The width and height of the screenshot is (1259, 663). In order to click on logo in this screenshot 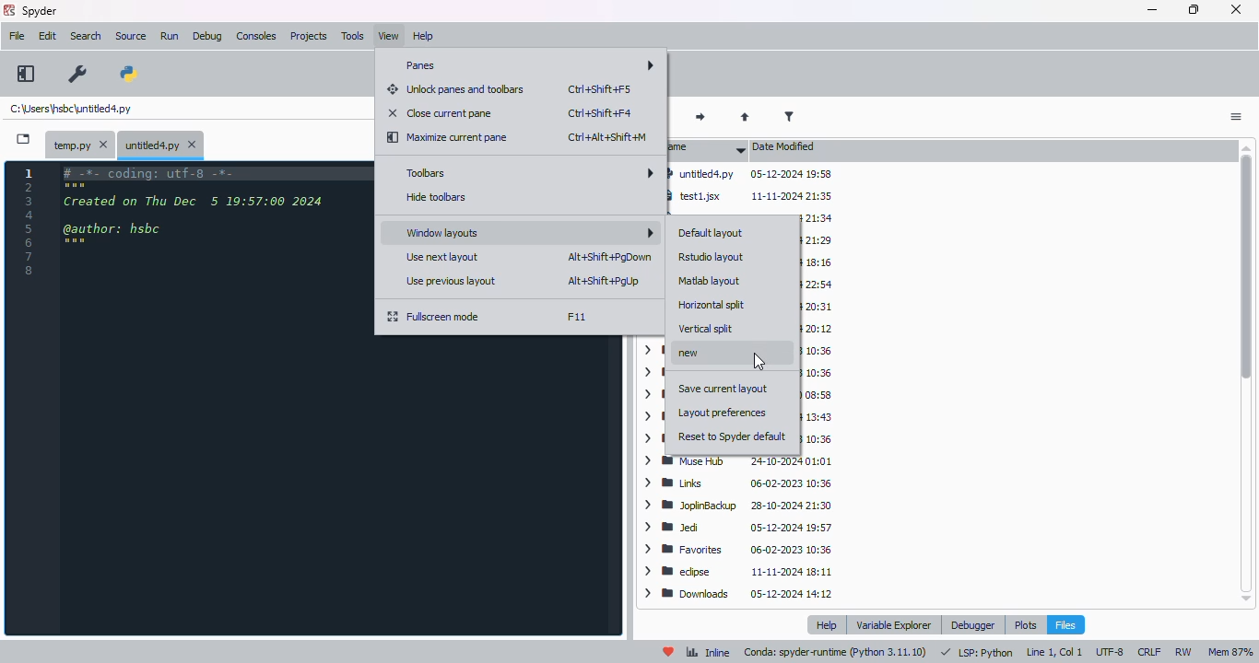, I will do `click(9, 10)`.